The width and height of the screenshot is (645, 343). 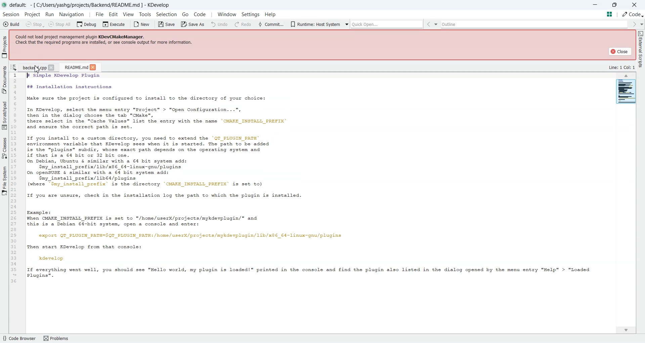 What do you see at coordinates (58, 338) in the screenshot?
I see `Problems` at bounding box center [58, 338].